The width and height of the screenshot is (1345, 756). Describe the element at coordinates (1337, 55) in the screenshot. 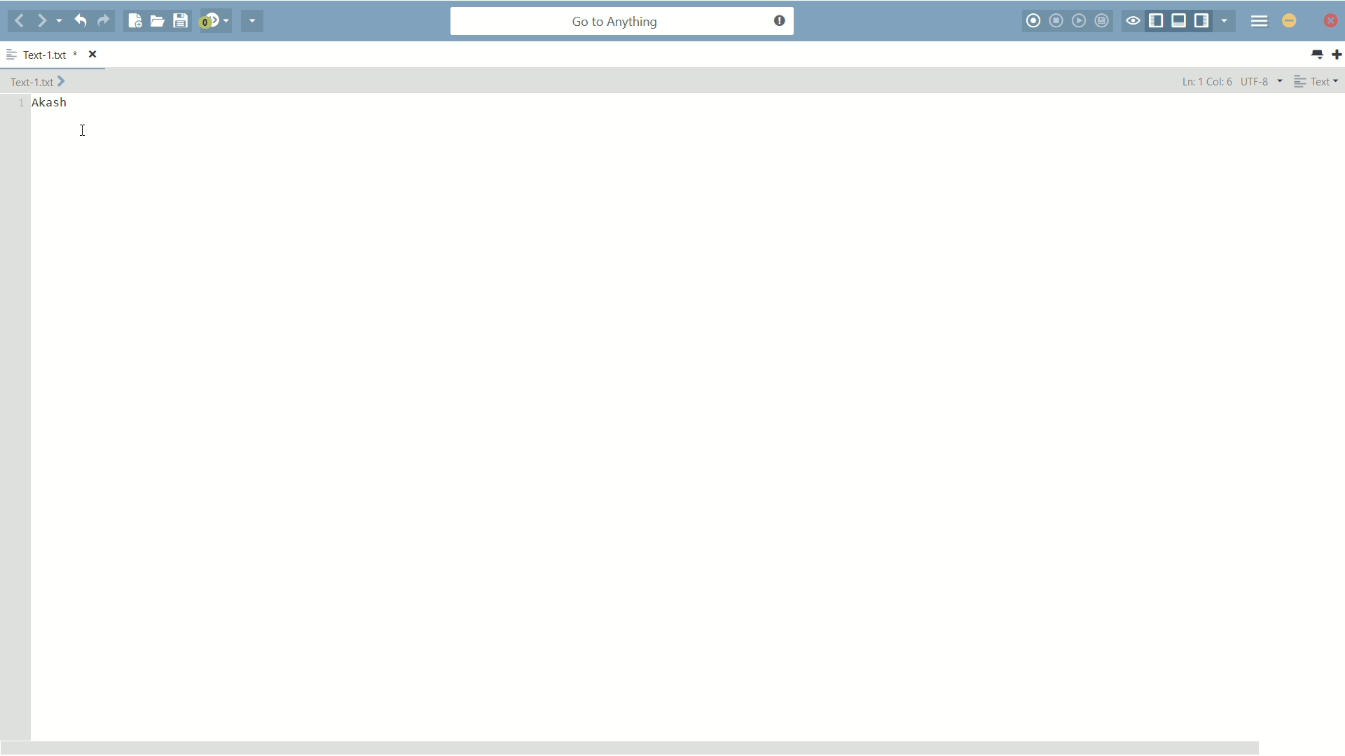

I see `new tab` at that location.